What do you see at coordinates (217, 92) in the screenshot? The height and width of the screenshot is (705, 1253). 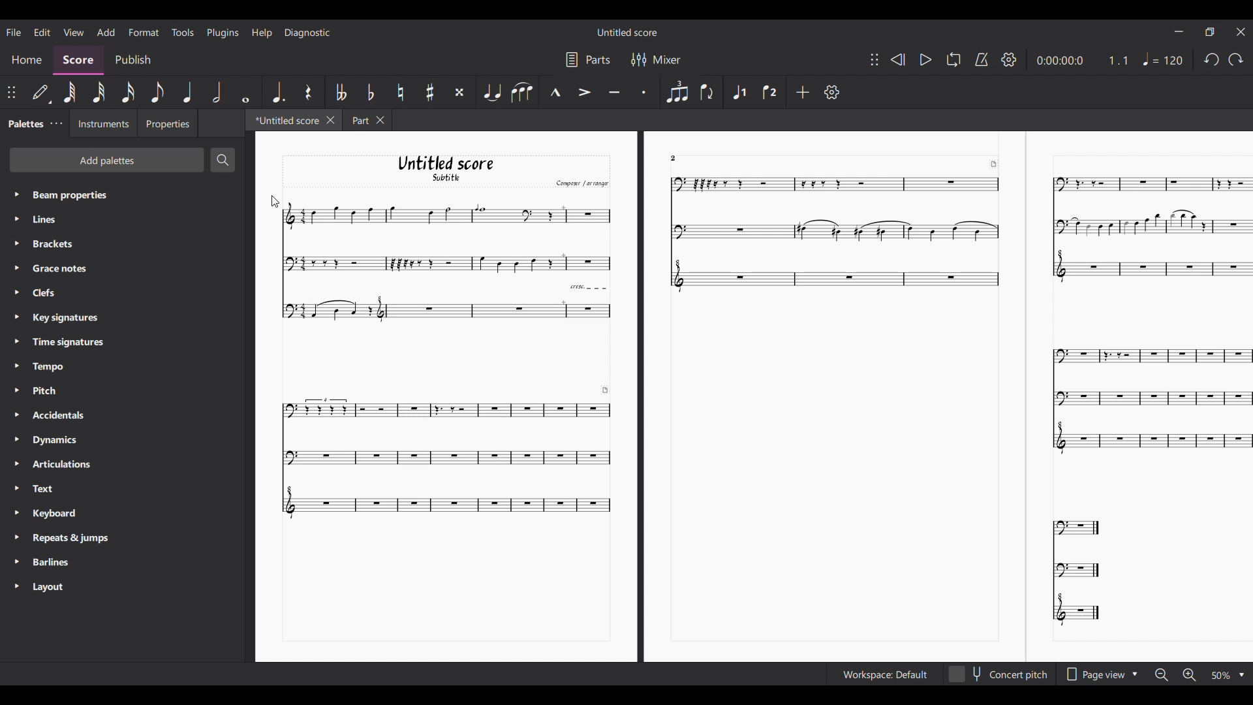 I see `Half note` at bounding box center [217, 92].